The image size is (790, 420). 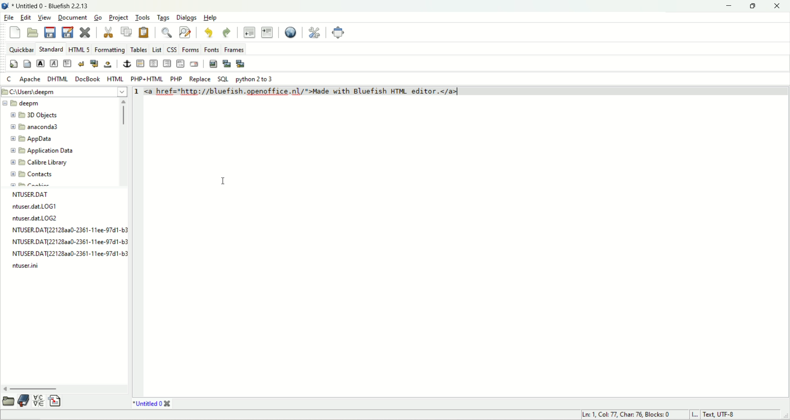 What do you see at coordinates (169, 32) in the screenshot?
I see `show find bar` at bounding box center [169, 32].